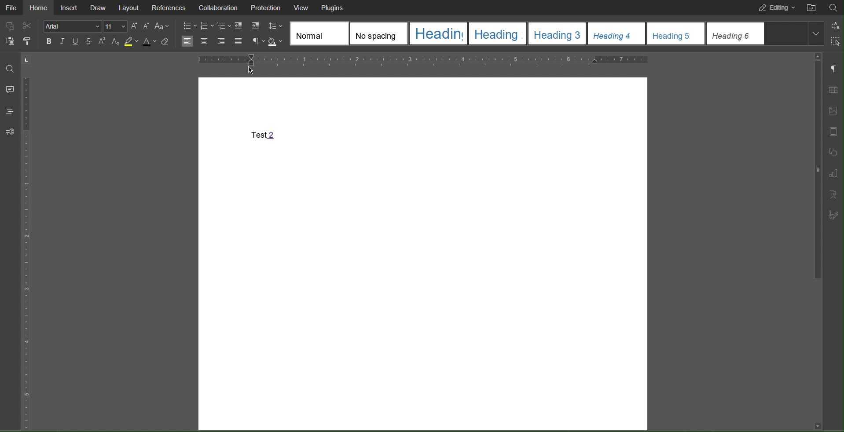  Describe the element at coordinates (676, 33) in the screenshot. I see `Heading 5` at that location.